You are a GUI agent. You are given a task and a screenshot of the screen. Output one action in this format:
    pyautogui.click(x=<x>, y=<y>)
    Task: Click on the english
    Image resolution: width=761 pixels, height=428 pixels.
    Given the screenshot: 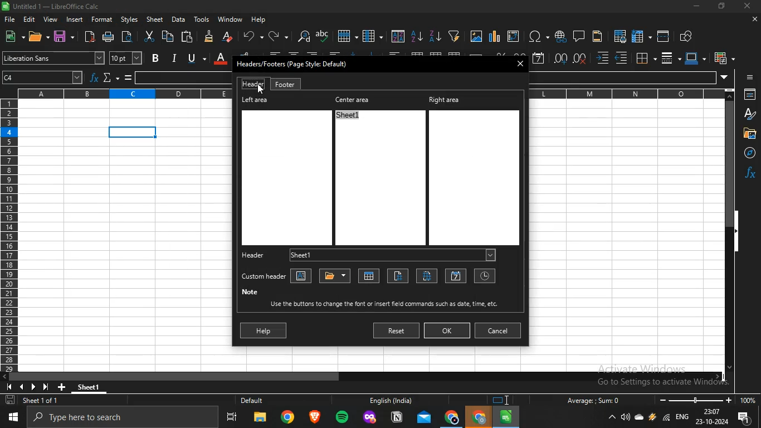 What is the action you would take?
    pyautogui.click(x=681, y=418)
    